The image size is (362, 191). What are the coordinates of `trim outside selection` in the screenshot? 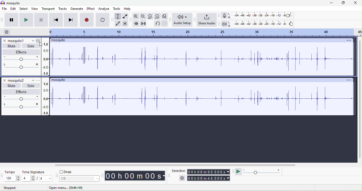 It's located at (136, 23).